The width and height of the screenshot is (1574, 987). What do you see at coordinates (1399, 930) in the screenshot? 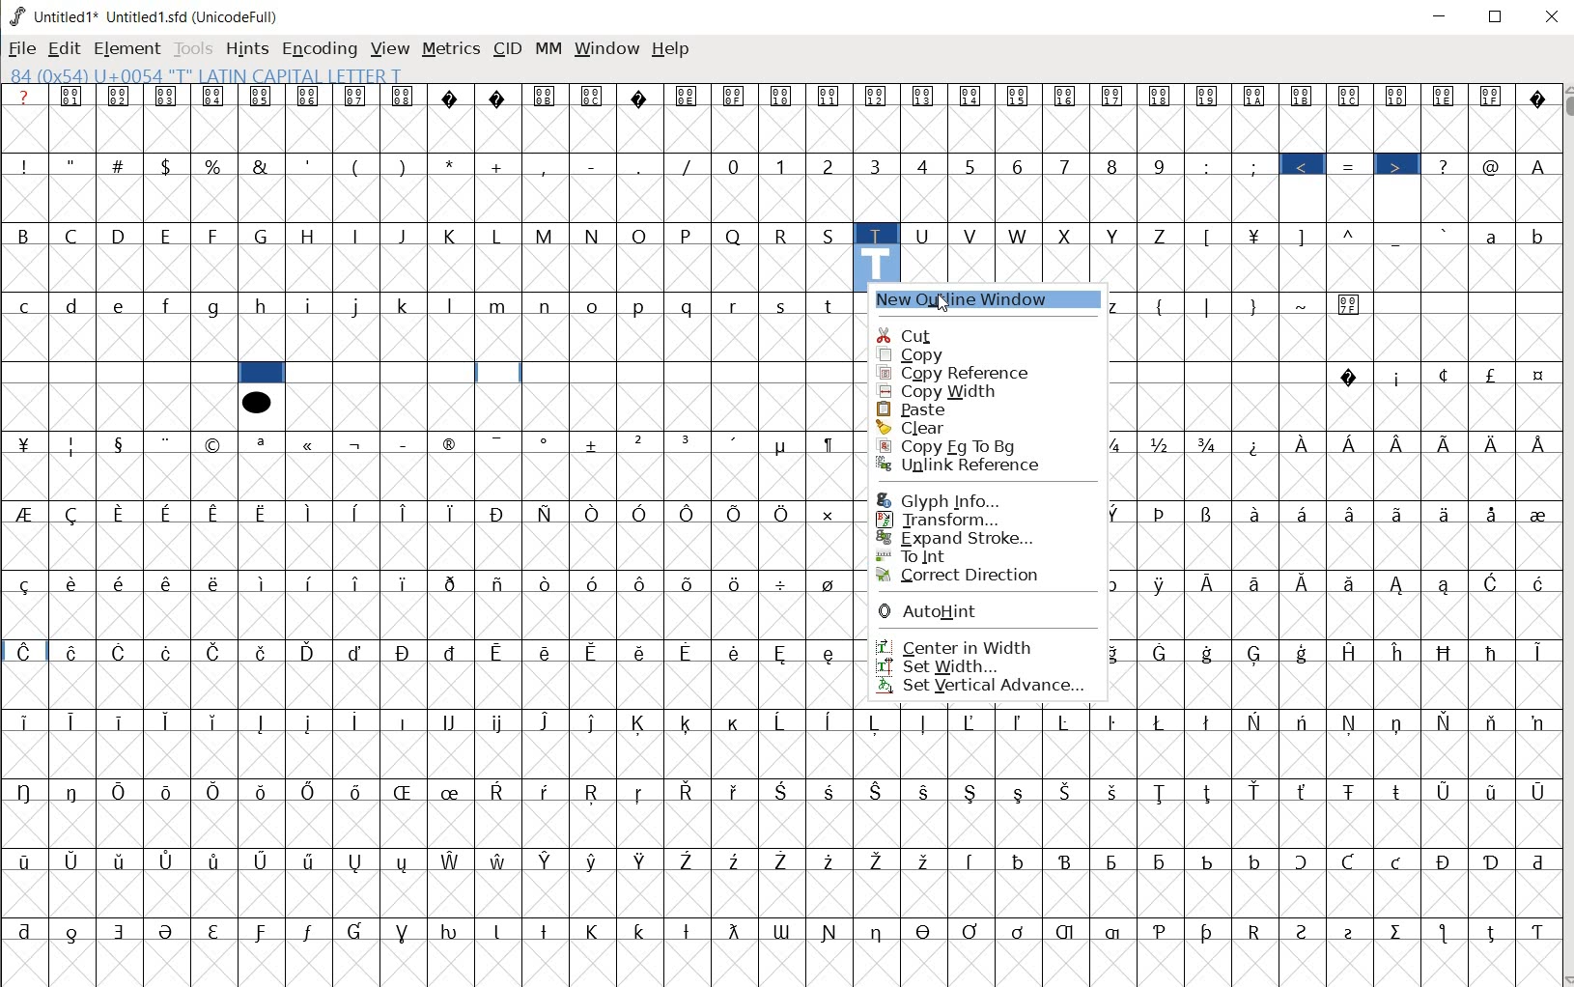
I see `Symbol` at bounding box center [1399, 930].